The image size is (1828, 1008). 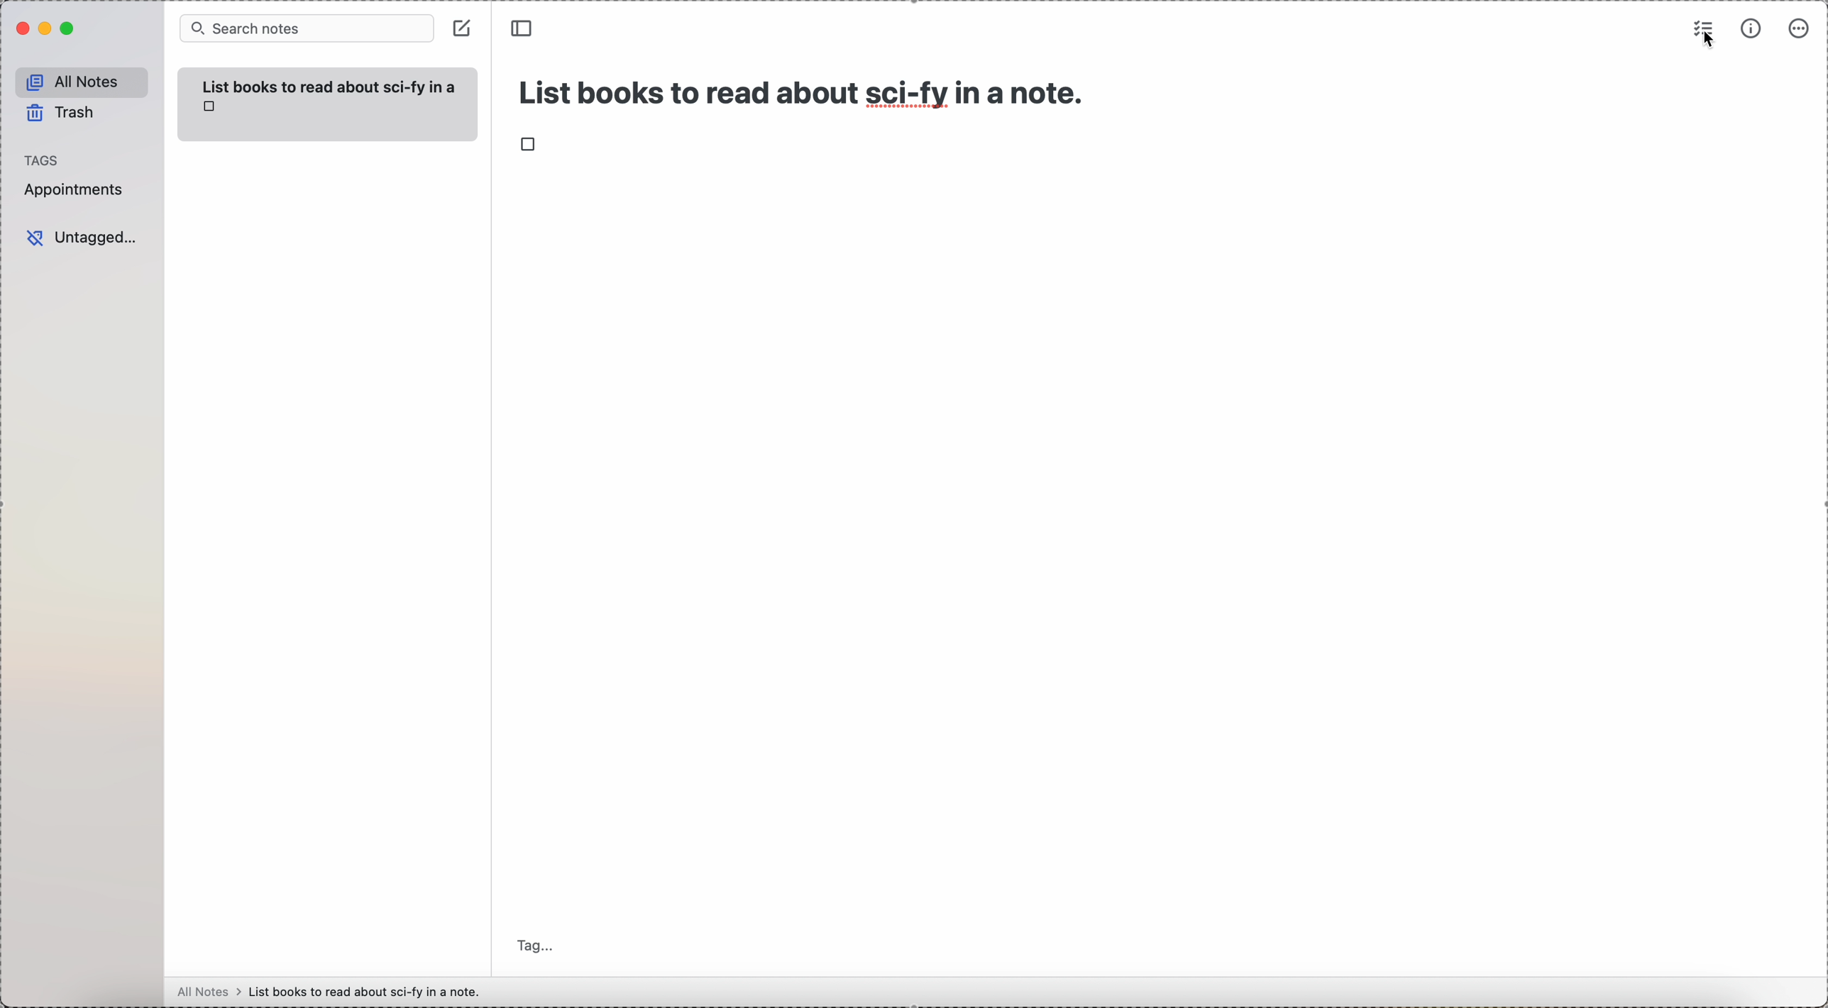 I want to click on untagged, so click(x=82, y=238).